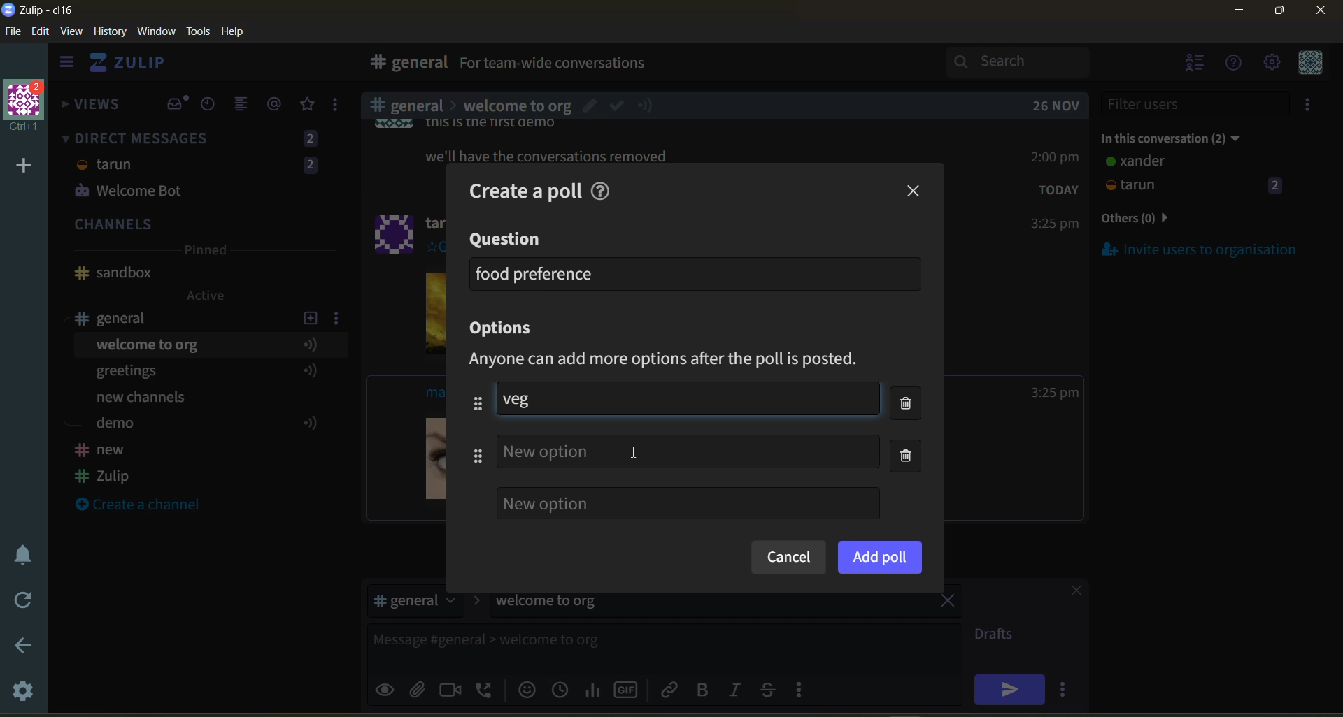  Describe the element at coordinates (72, 32) in the screenshot. I see `view` at that location.